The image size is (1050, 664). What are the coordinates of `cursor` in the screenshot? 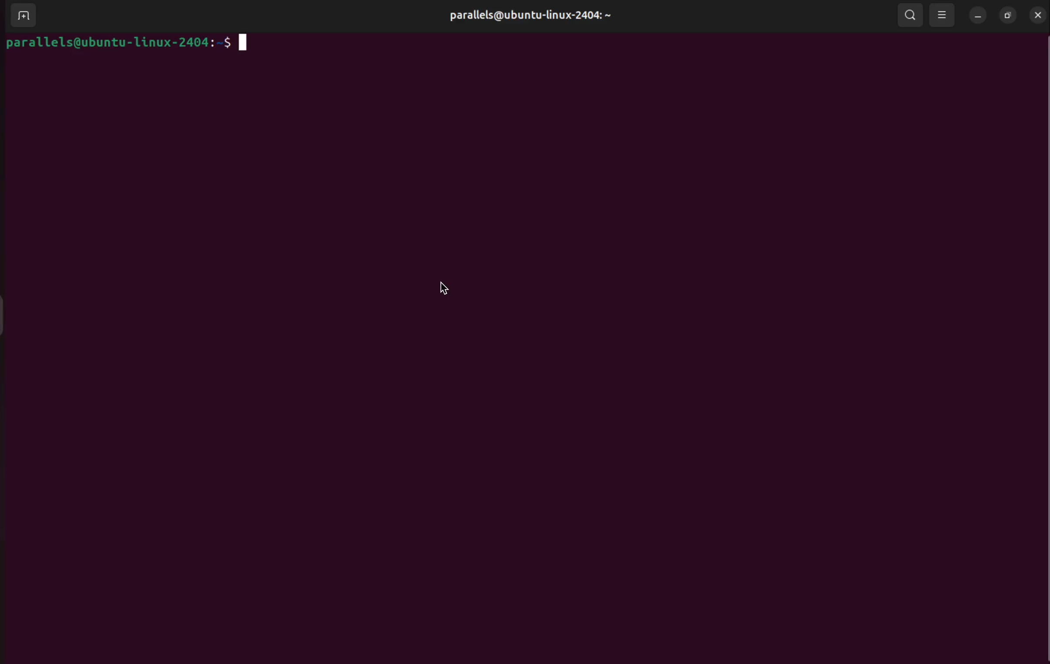 It's located at (447, 286).